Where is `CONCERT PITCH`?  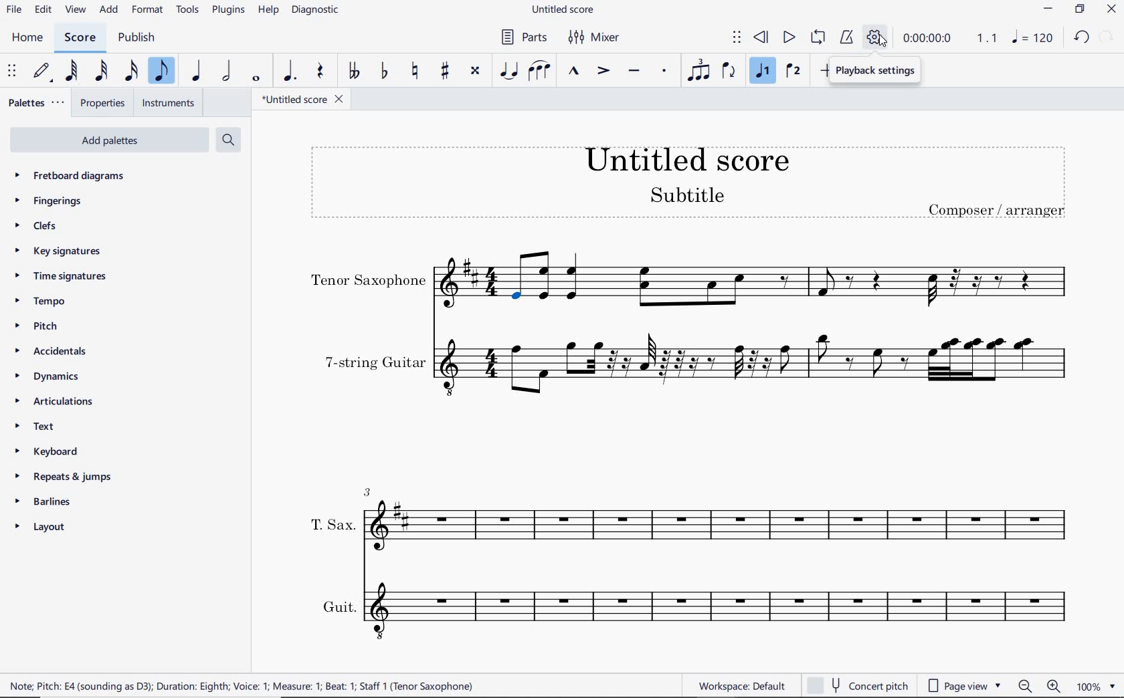 CONCERT PITCH is located at coordinates (857, 685).